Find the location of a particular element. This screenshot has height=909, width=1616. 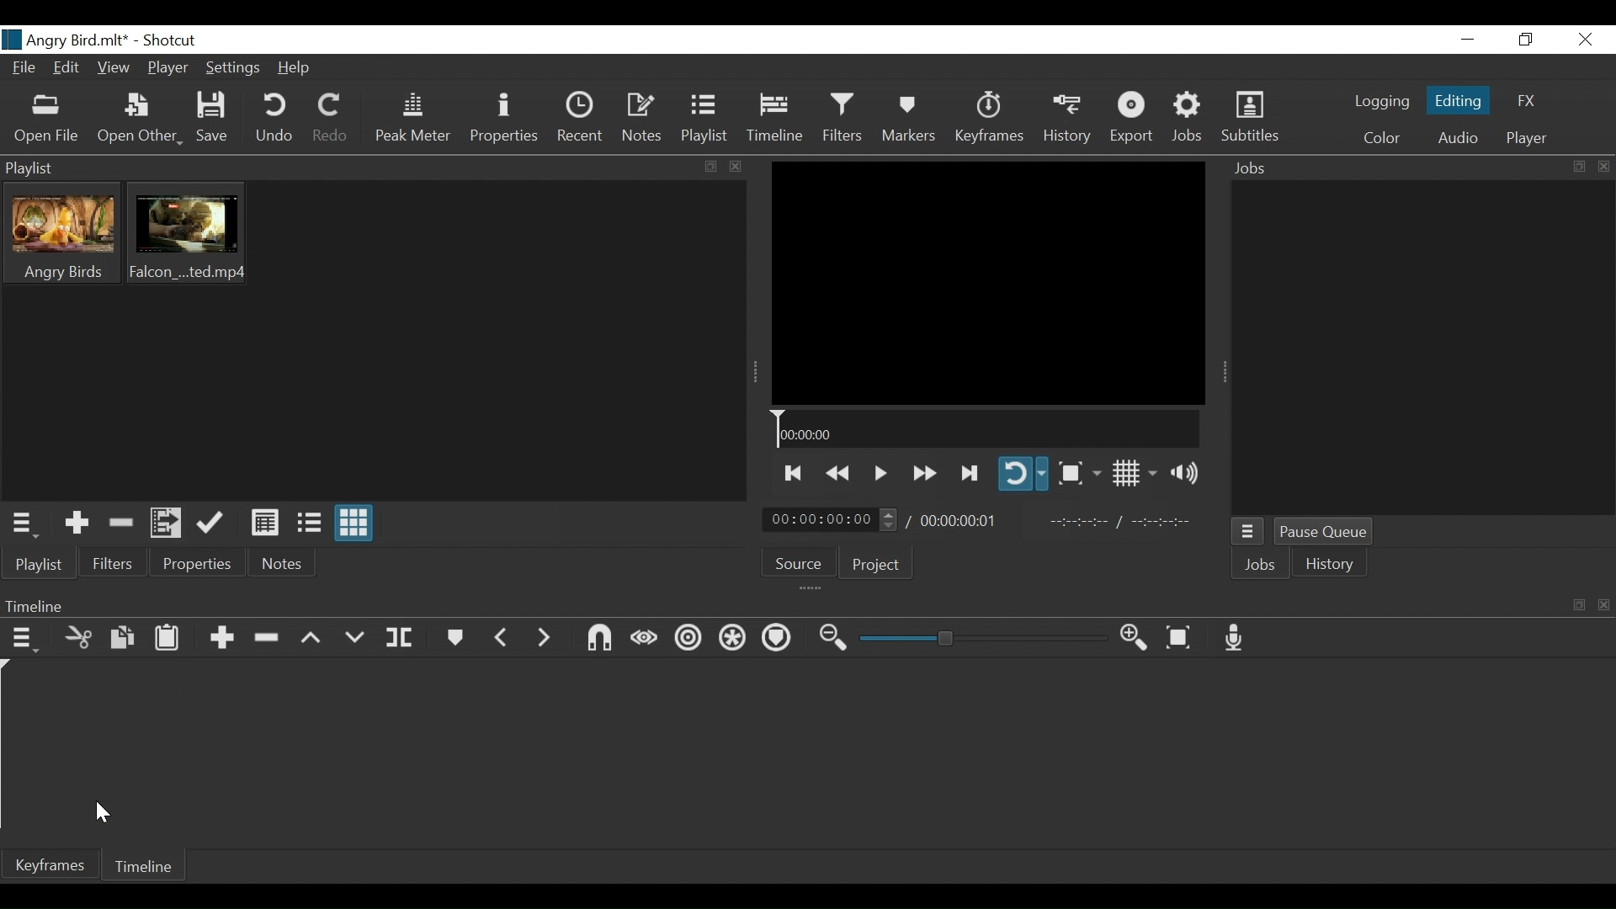

Playlist menu is located at coordinates (20, 524).